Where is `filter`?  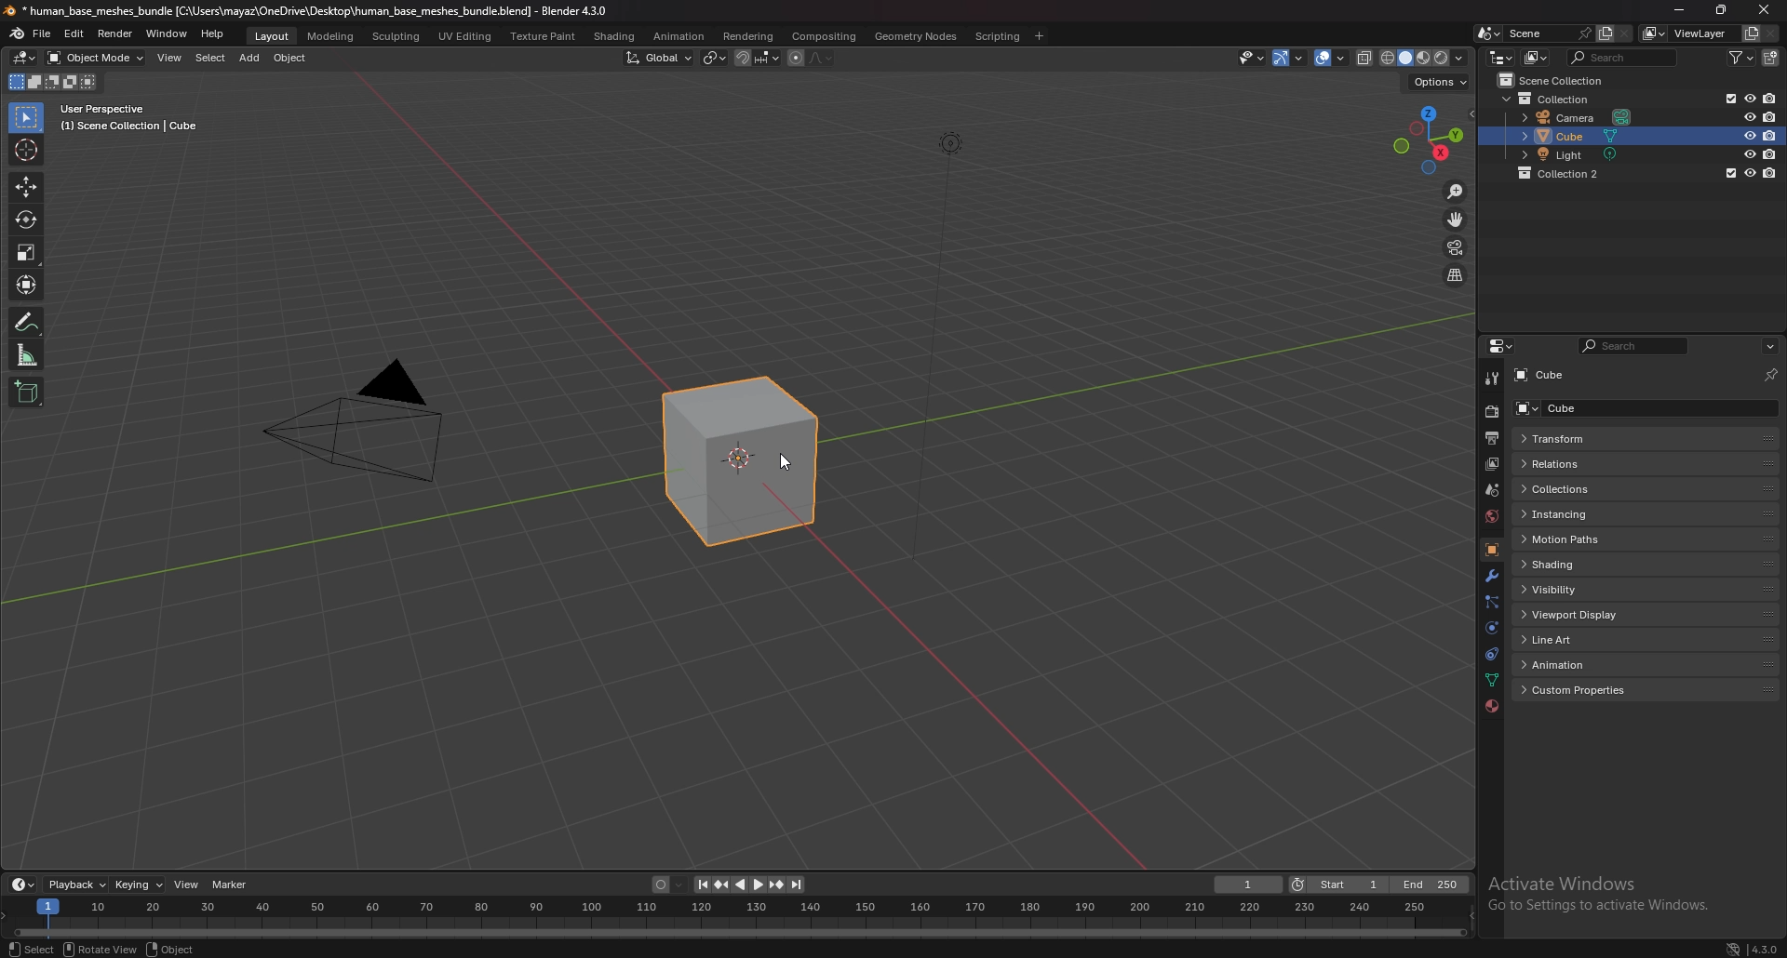 filter is located at coordinates (1742, 58).